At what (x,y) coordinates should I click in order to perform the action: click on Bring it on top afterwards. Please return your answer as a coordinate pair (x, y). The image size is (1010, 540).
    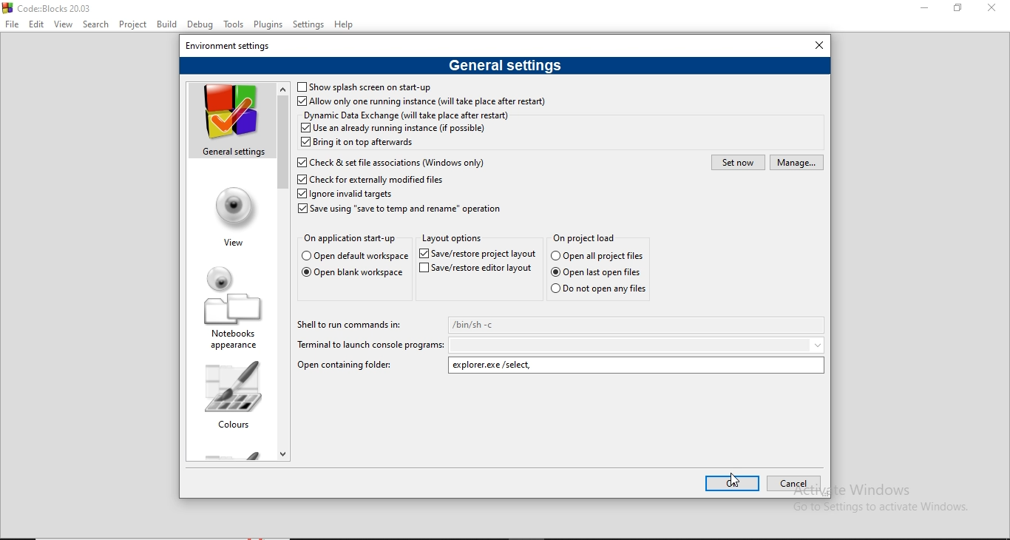
    Looking at the image, I should click on (358, 144).